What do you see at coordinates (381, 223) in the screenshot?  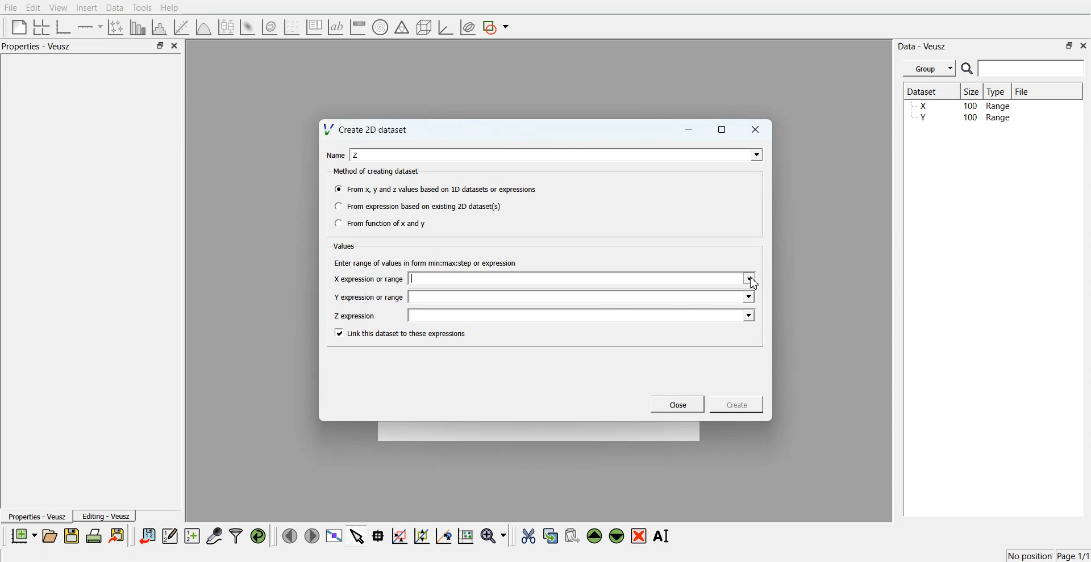 I see `From function of x and y` at bounding box center [381, 223].